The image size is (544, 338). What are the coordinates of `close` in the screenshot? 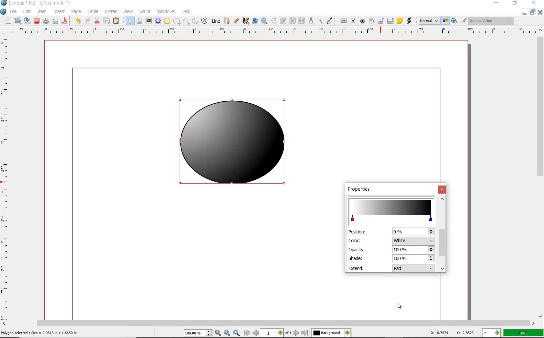 It's located at (443, 189).